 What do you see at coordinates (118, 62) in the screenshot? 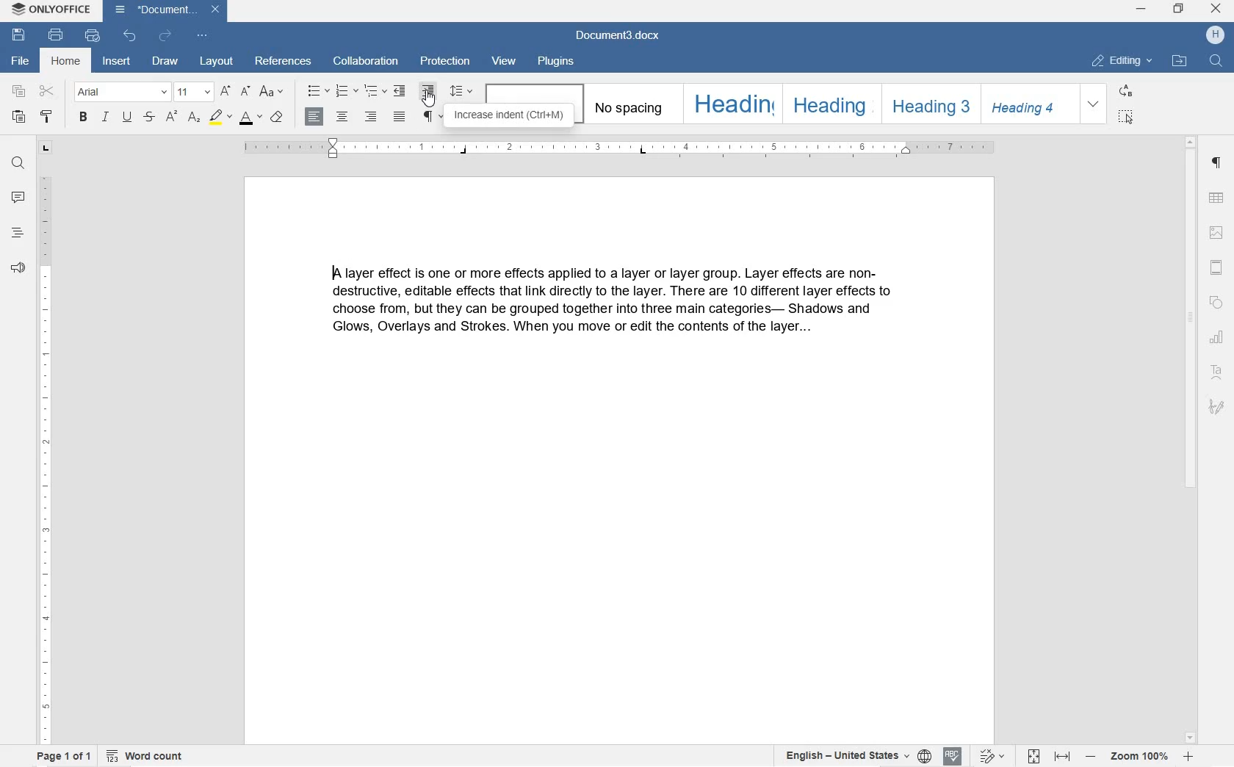
I see `INSERT` at bounding box center [118, 62].